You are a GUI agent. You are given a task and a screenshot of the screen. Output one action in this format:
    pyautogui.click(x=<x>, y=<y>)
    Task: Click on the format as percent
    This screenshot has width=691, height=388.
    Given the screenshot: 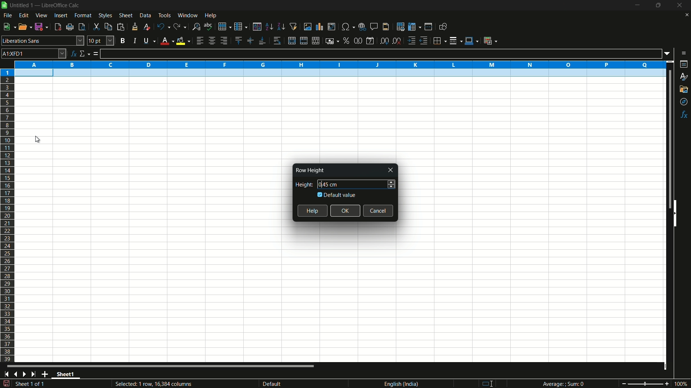 What is the action you would take?
    pyautogui.click(x=346, y=40)
    